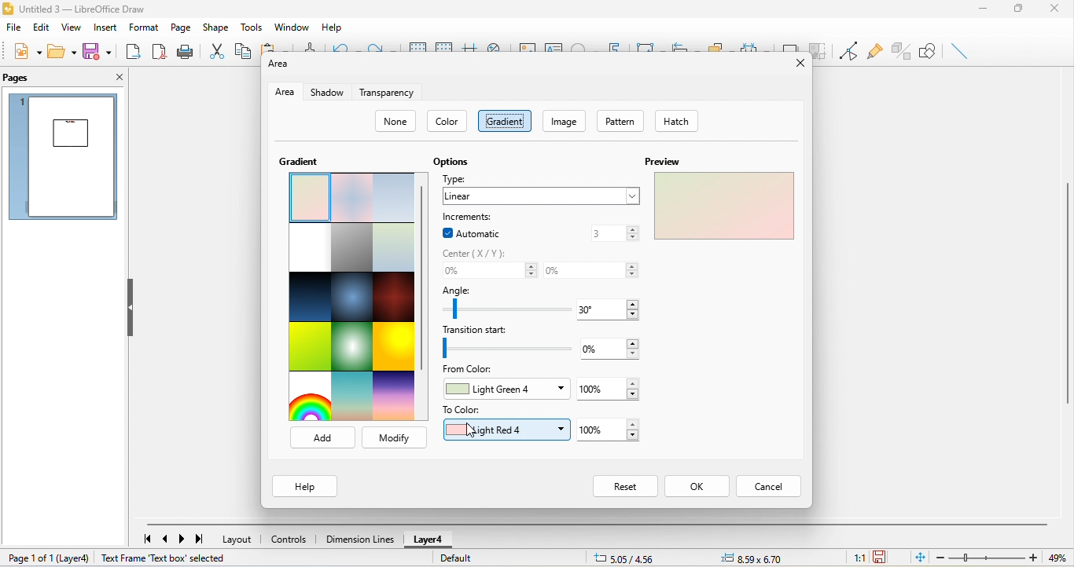 The width and height of the screenshot is (1074, 567). I want to click on tools, so click(254, 28).